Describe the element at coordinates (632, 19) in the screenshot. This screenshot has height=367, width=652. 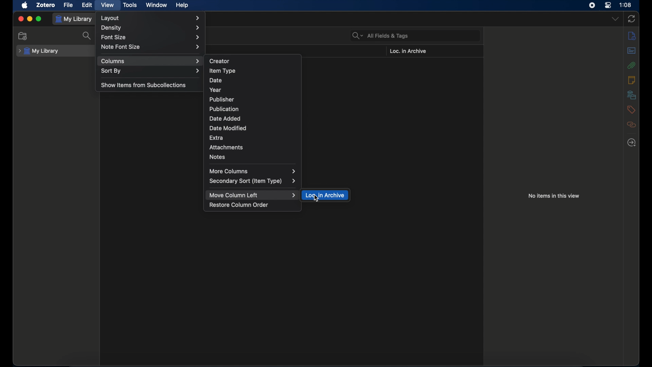
I see `sync` at that location.